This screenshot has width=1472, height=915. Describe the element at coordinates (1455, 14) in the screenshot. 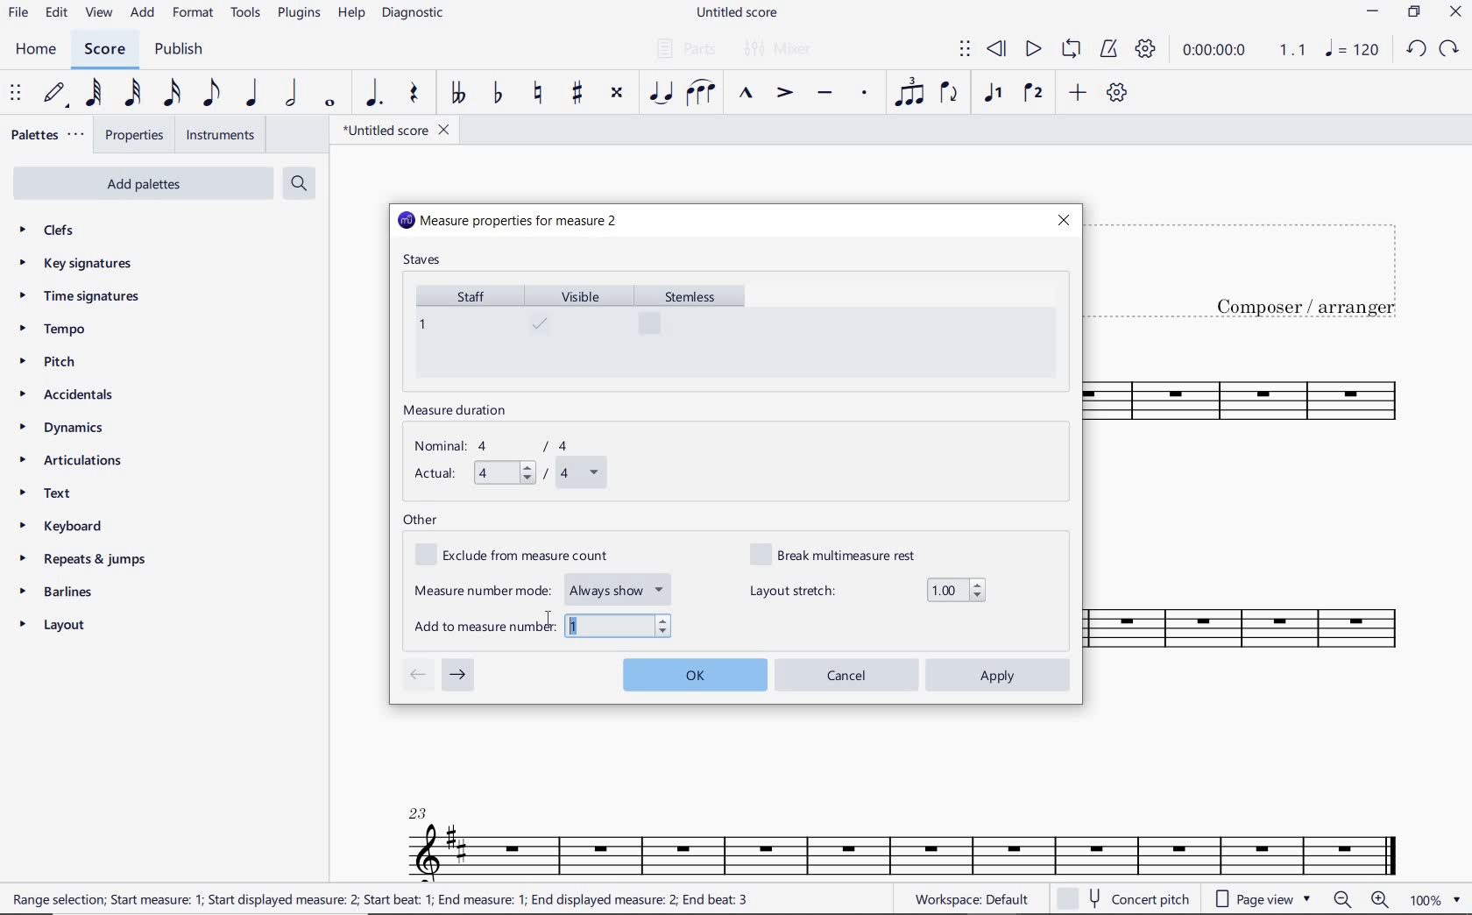

I see `CLOSE` at that location.